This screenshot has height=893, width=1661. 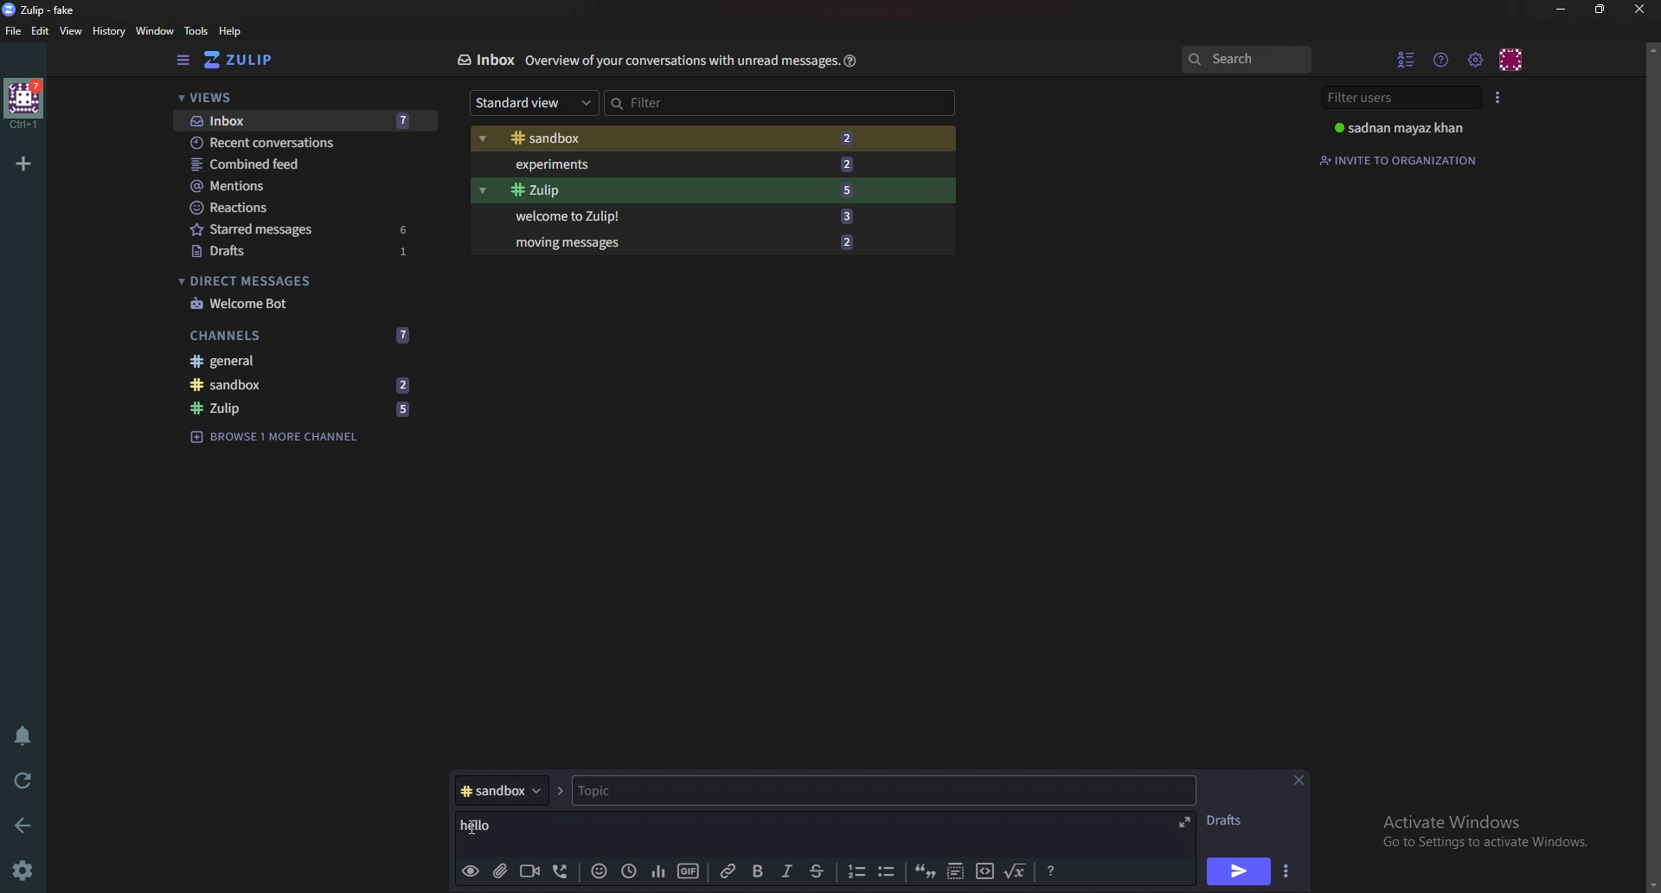 I want to click on Welcome to Zulip, so click(x=682, y=216).